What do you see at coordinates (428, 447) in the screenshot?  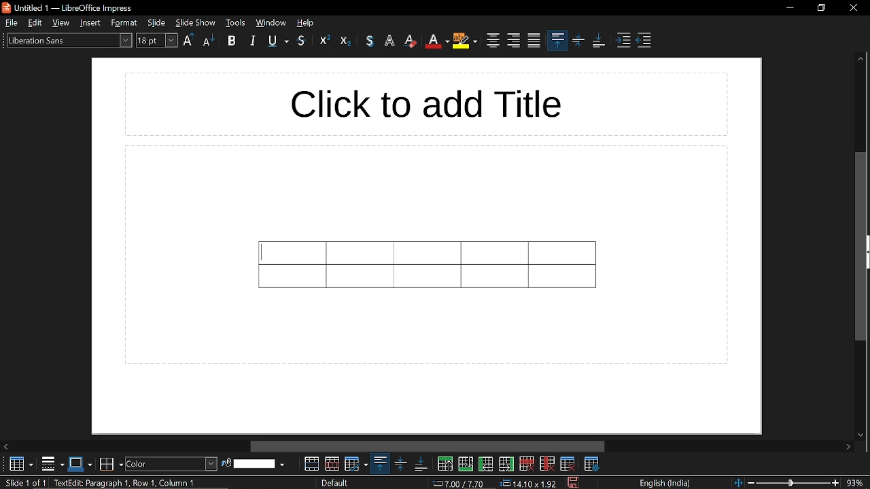 I see `move right` at bounding box center [428, 447].